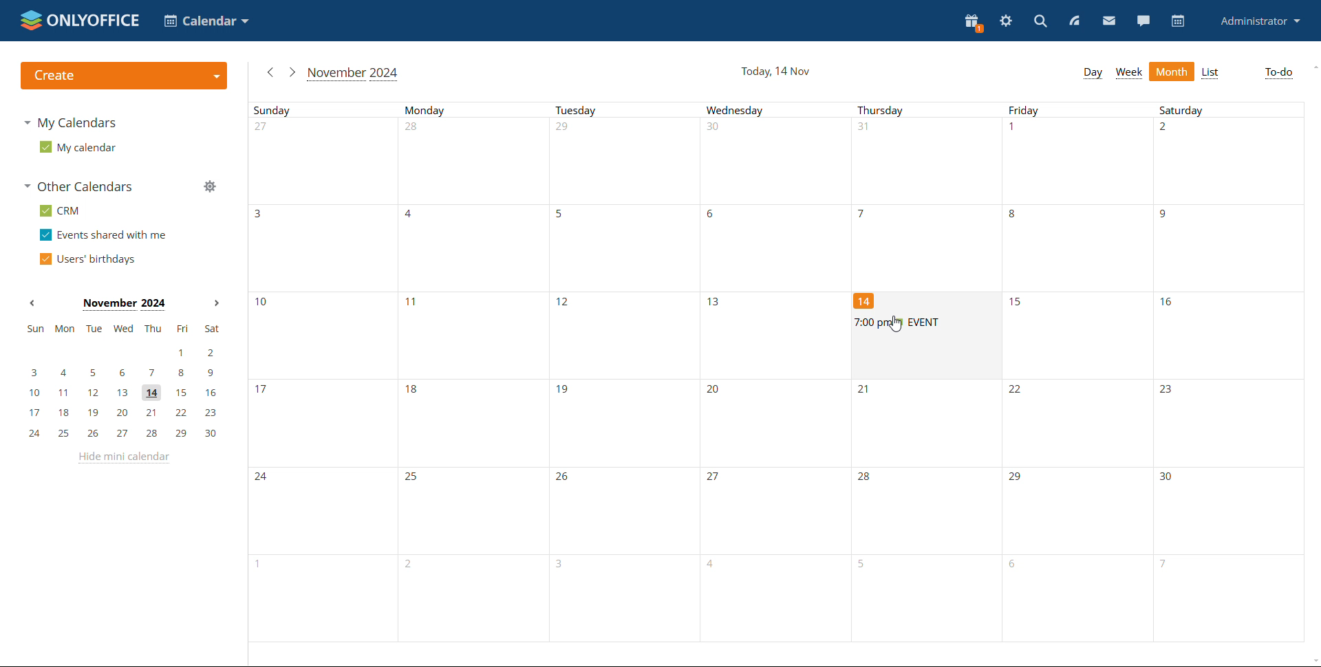 This screenshot has height=667, width=1321. I want to click on number, so click(864, 214).